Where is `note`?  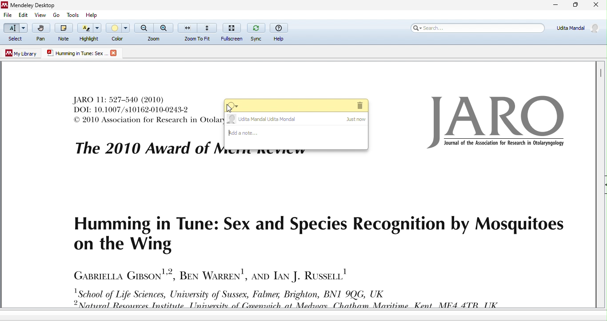
note is located at coordinates (64, 32).